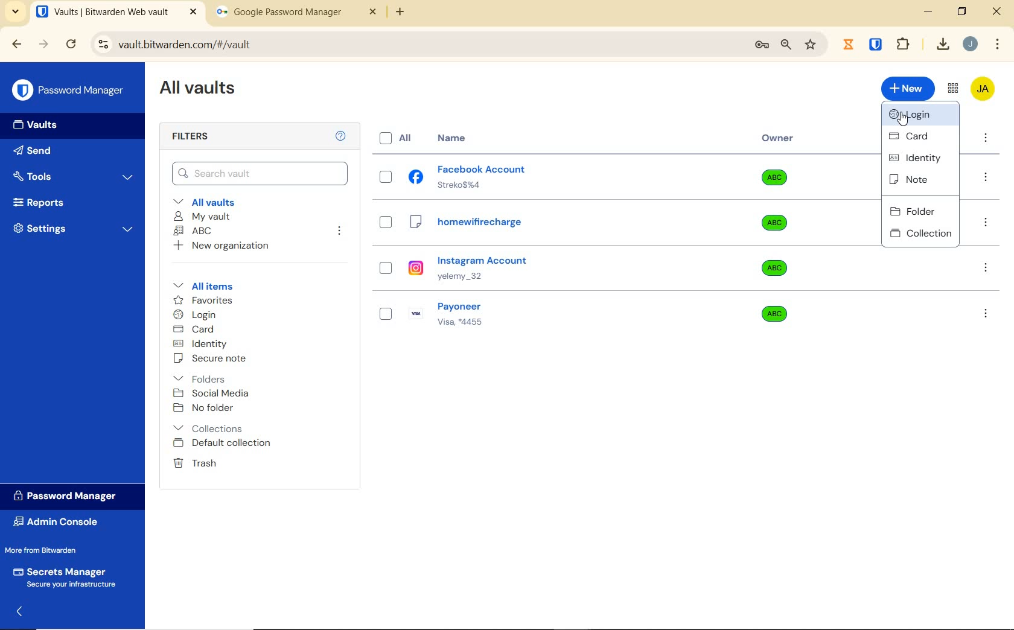  I want to click on restore, so click(961, 11).